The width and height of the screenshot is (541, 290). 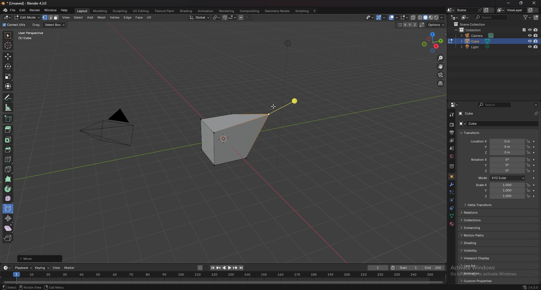 I want to click on viewlayer, so click(x=511, y=10).